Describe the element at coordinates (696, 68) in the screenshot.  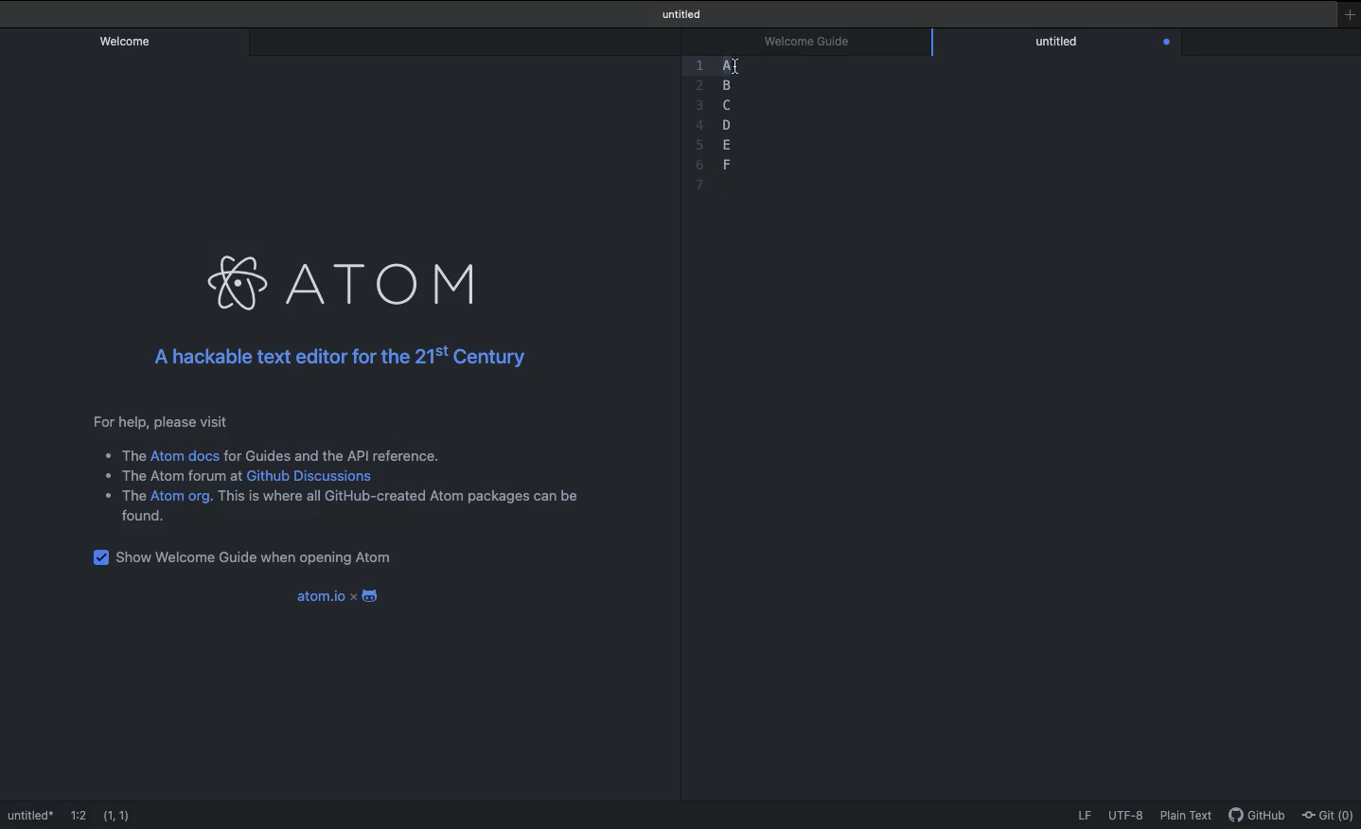
I see `1` at that location.